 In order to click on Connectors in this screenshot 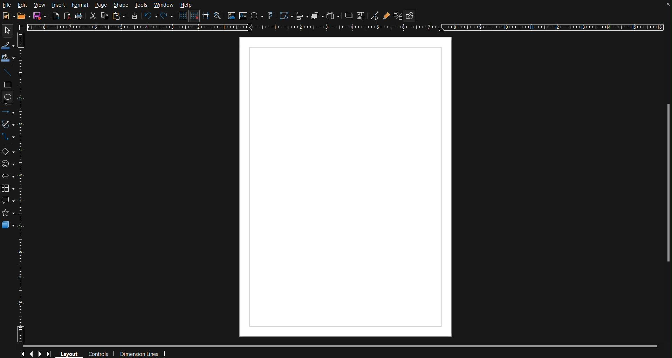, I will do `click(9, 137)`.